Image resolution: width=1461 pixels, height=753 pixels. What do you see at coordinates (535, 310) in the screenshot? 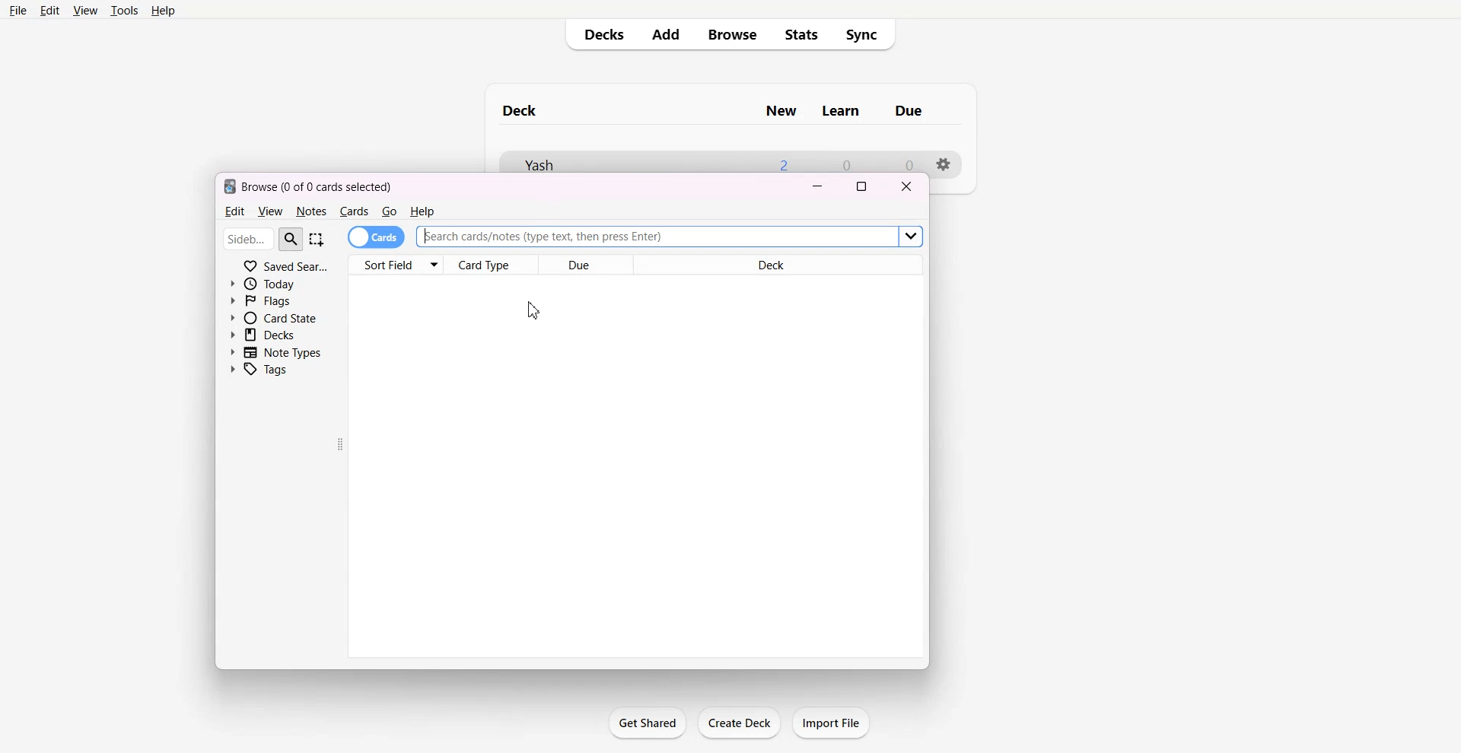
I see `Cursor` at bounding box center [535, 310].